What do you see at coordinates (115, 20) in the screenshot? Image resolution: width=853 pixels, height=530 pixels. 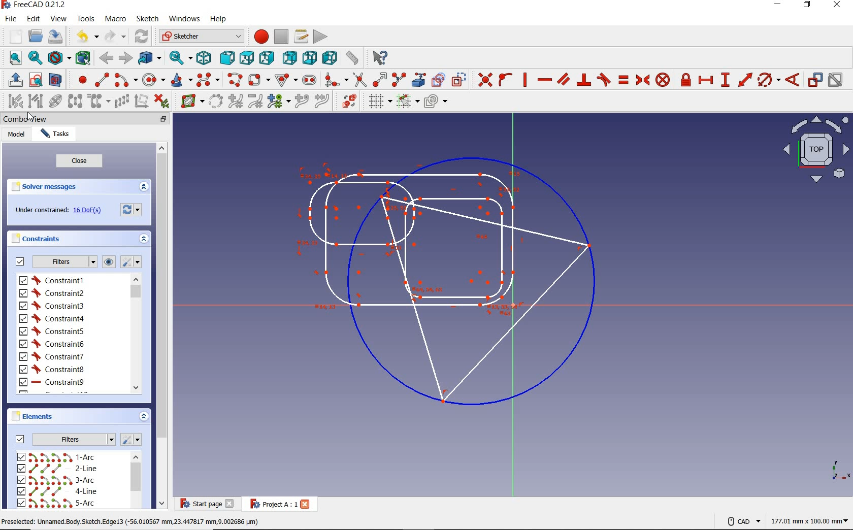 I see `macro` at bounding box center [115, 20].